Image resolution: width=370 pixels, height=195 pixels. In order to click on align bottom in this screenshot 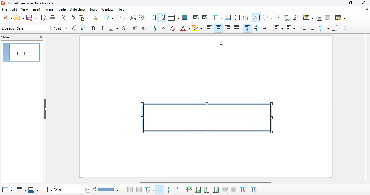, I will do `click(265, 28)`.